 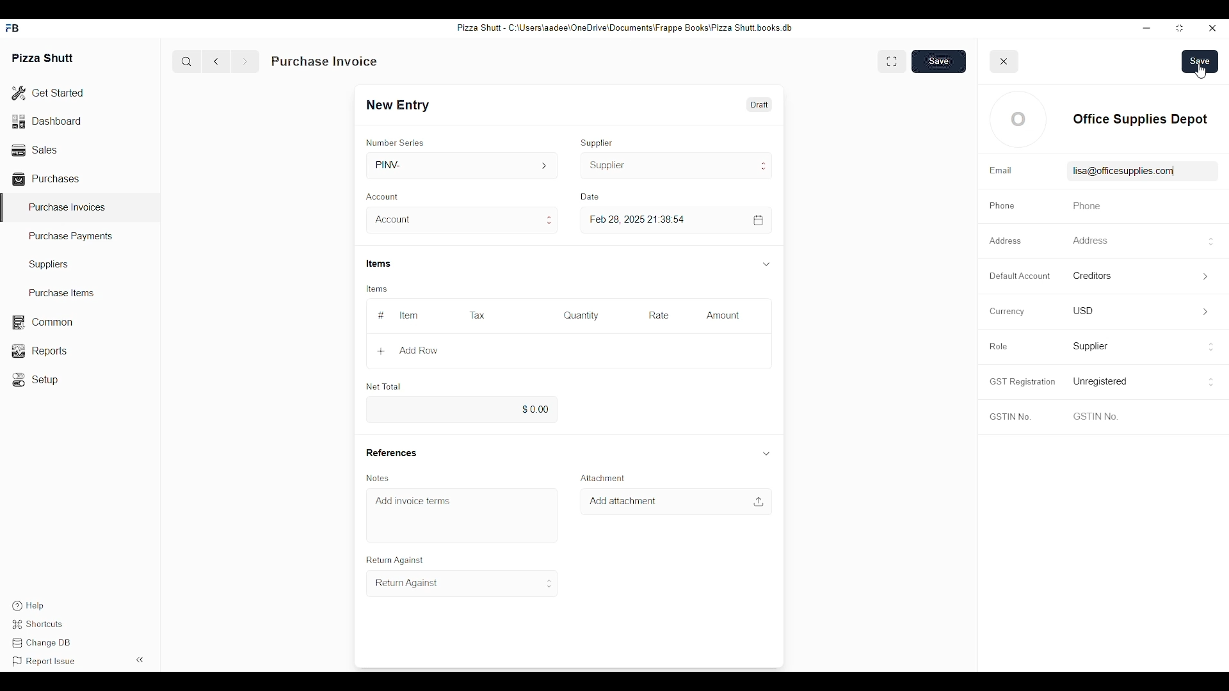 I want to click on Purchase Payments, so click(x=72, y=237).